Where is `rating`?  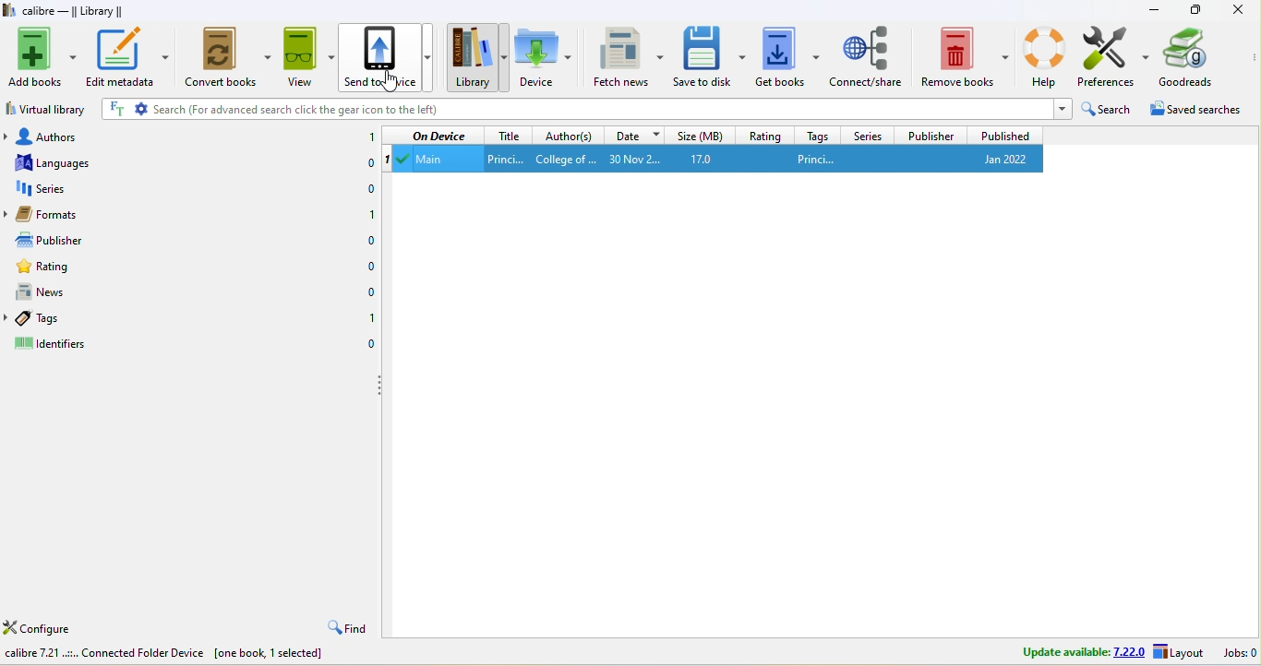
rating is located at coordinates (768, 135).